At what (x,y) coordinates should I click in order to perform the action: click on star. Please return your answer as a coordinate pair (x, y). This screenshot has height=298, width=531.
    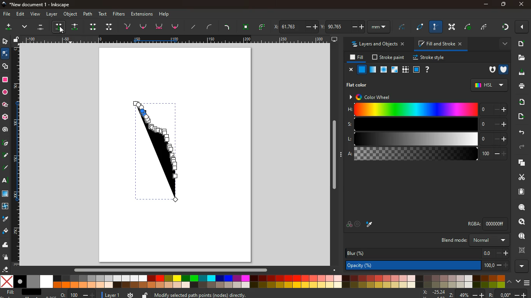
    Looking at the image, I should click on (6, 105).